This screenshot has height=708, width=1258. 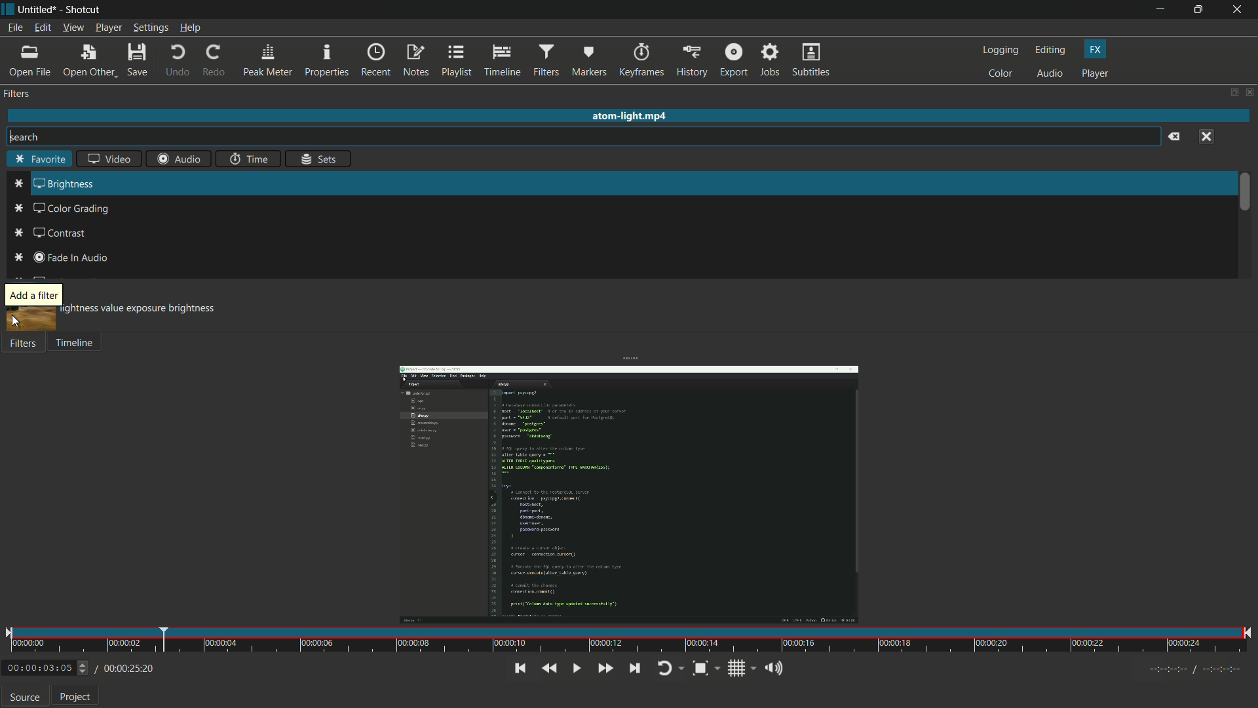 What do you see at coordinates (32, 61) in the screenshot?
I see `open file` at bounding box center [32, 61].